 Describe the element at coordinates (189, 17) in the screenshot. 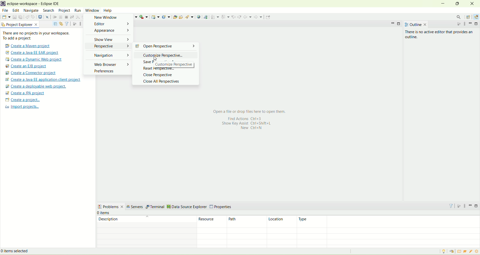

I see `search` at that location.